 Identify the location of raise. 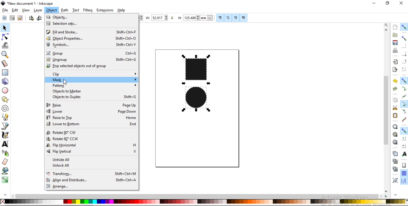
(91, 105).